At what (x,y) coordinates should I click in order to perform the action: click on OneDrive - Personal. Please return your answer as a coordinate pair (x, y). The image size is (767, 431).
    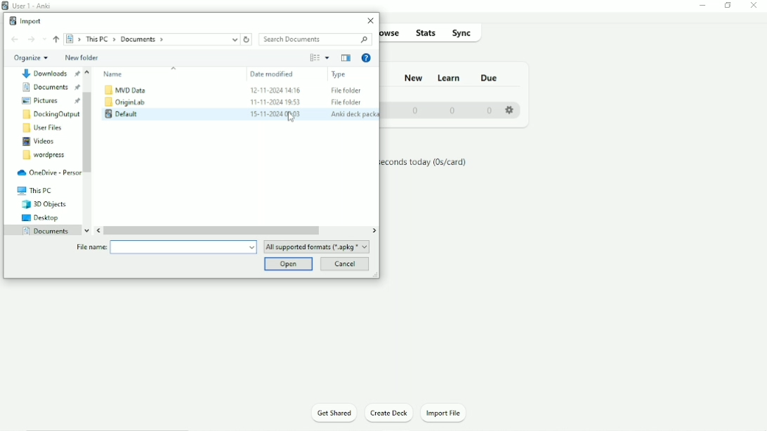
    Looking at the image, I should click on (48, 173).